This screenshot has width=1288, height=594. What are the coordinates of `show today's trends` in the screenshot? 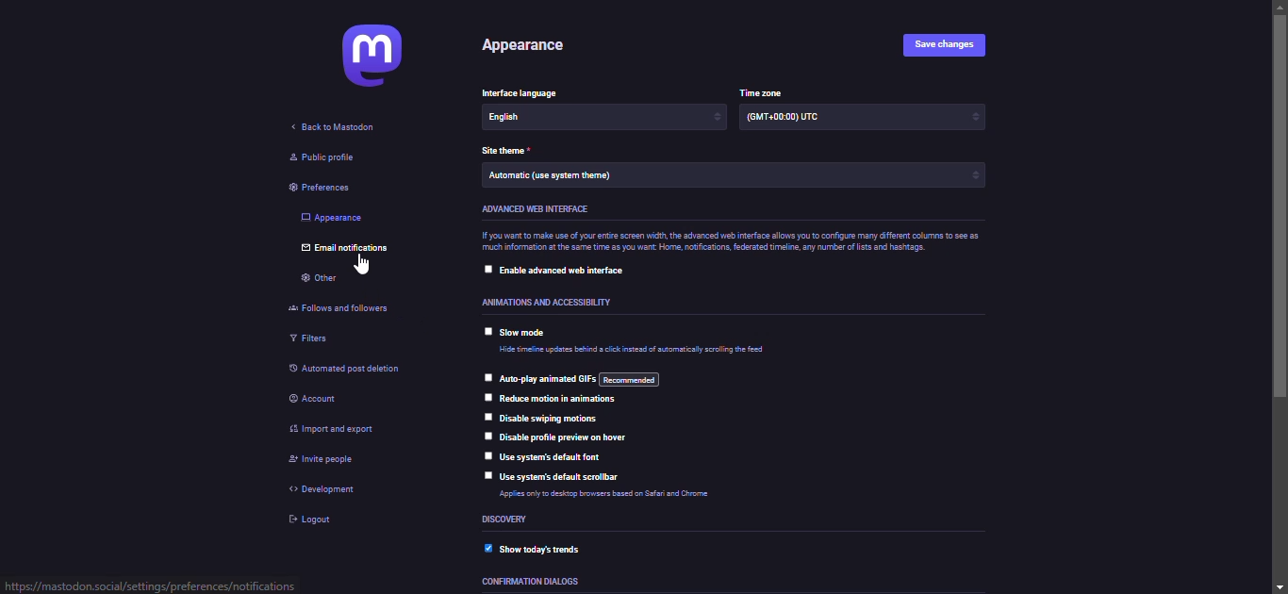 It's located at (552, 547).